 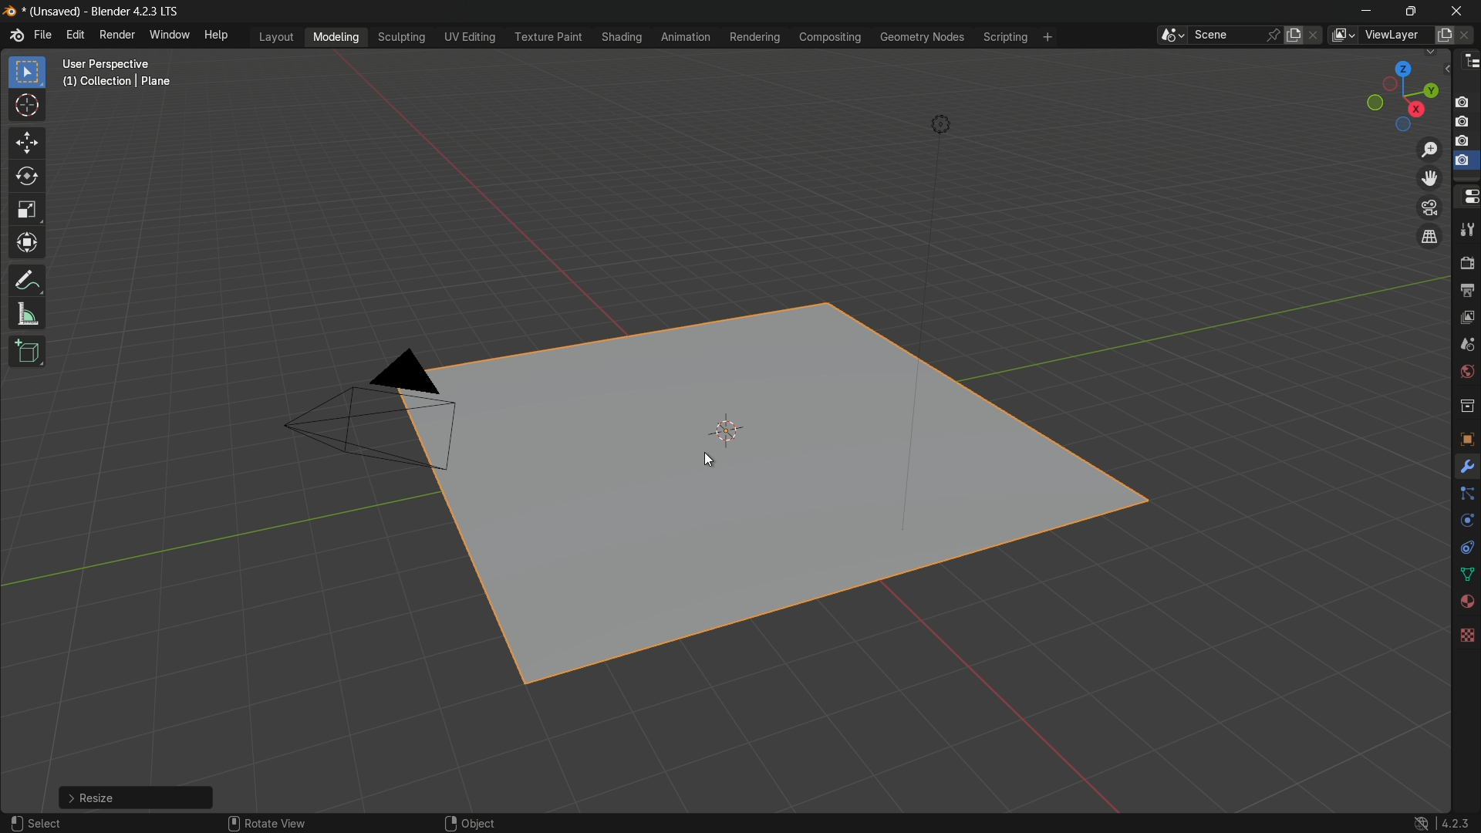 What do you see at coordinates (96, 11) in the screenshot?
I see `unsaved blender 4.2.3 LTS` at bounding box center [96, 11].